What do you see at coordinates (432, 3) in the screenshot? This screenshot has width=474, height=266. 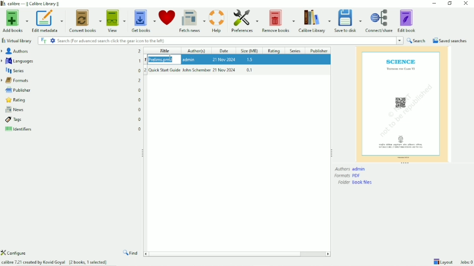 I see `Minimize` at bounding box center [432, 3].